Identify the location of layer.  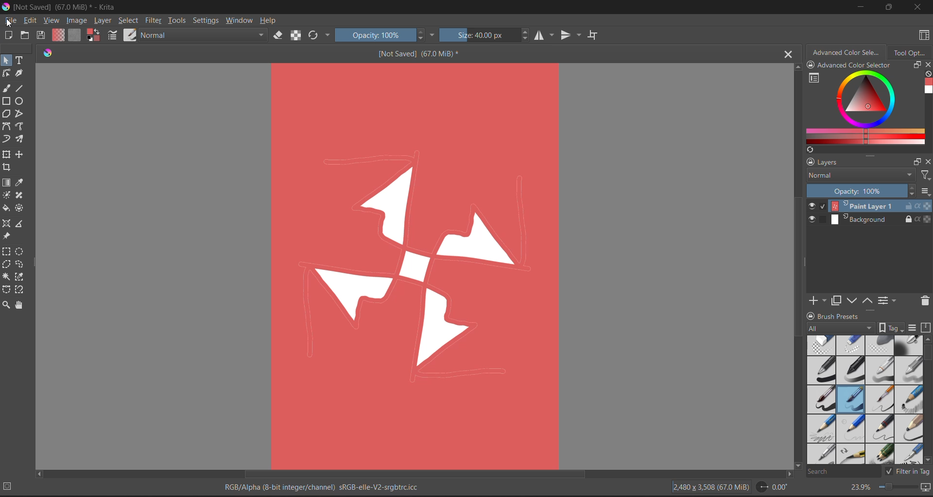
(104, 22).